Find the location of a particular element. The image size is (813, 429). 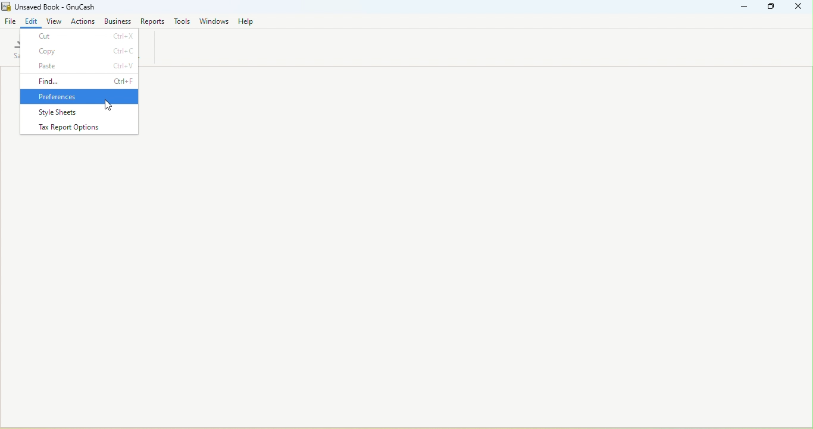

cursor is located at coordinates (107, 105).